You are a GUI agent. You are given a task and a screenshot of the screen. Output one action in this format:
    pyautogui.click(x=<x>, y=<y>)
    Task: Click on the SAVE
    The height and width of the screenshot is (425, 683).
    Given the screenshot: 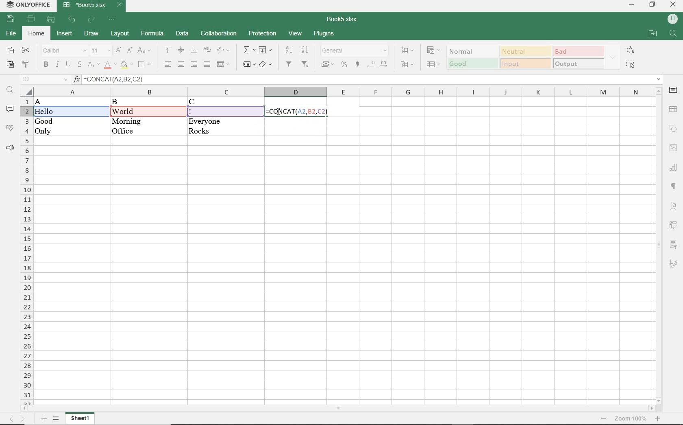 What is the action you would take?
    pyautogui.click(x=11, y=19)
    